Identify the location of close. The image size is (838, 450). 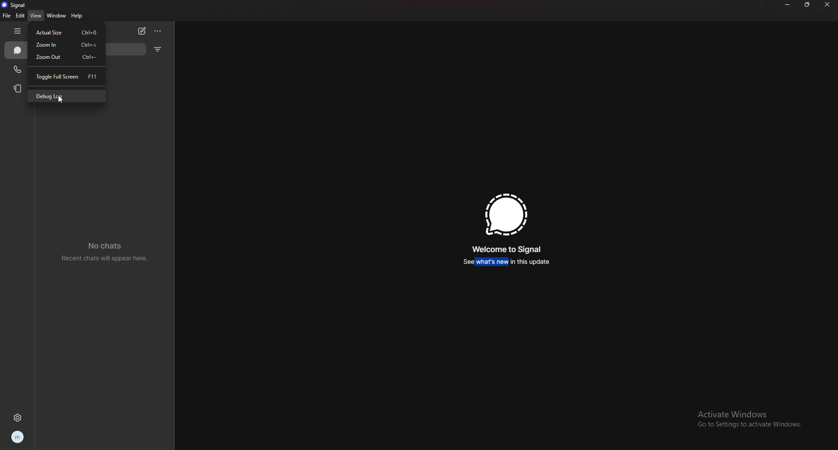
(828, 4).